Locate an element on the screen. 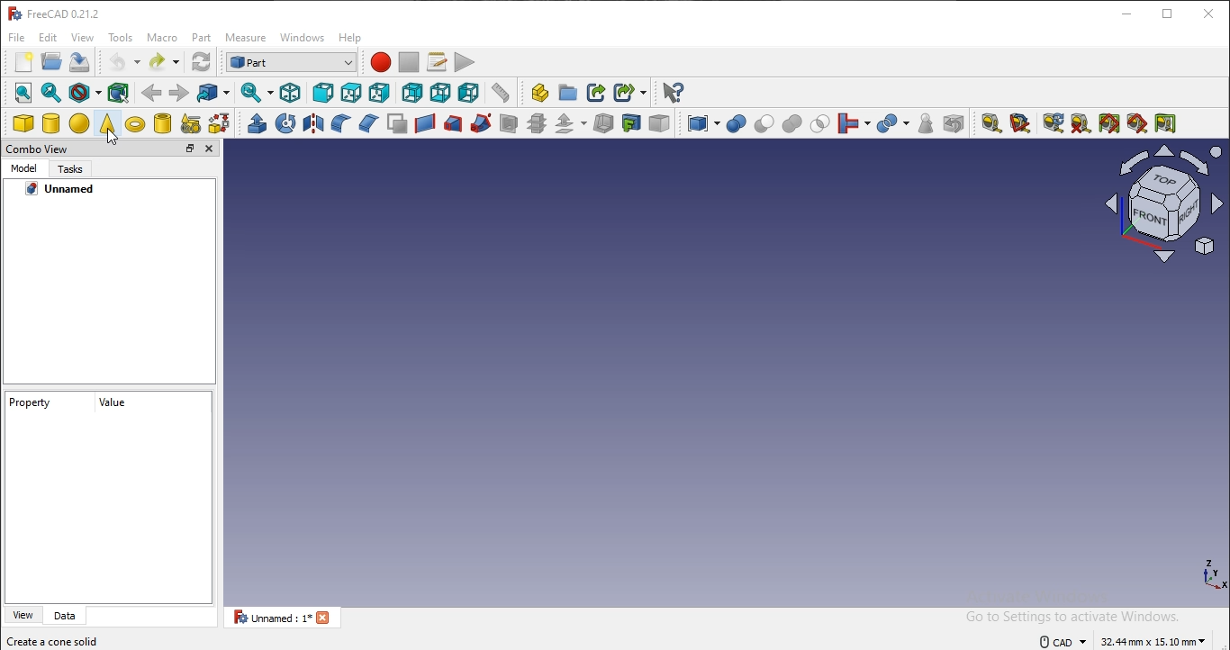 The image size is (1230, 650). view is located at coordinates (84, 36).